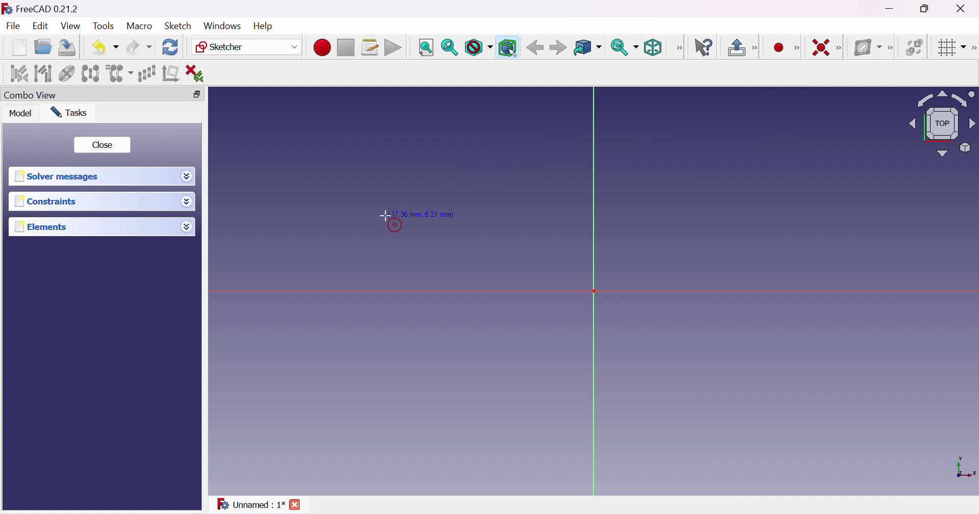 The height and width of the screenshot is (514, 979). I want to click on Macros..., so click(370, 47).